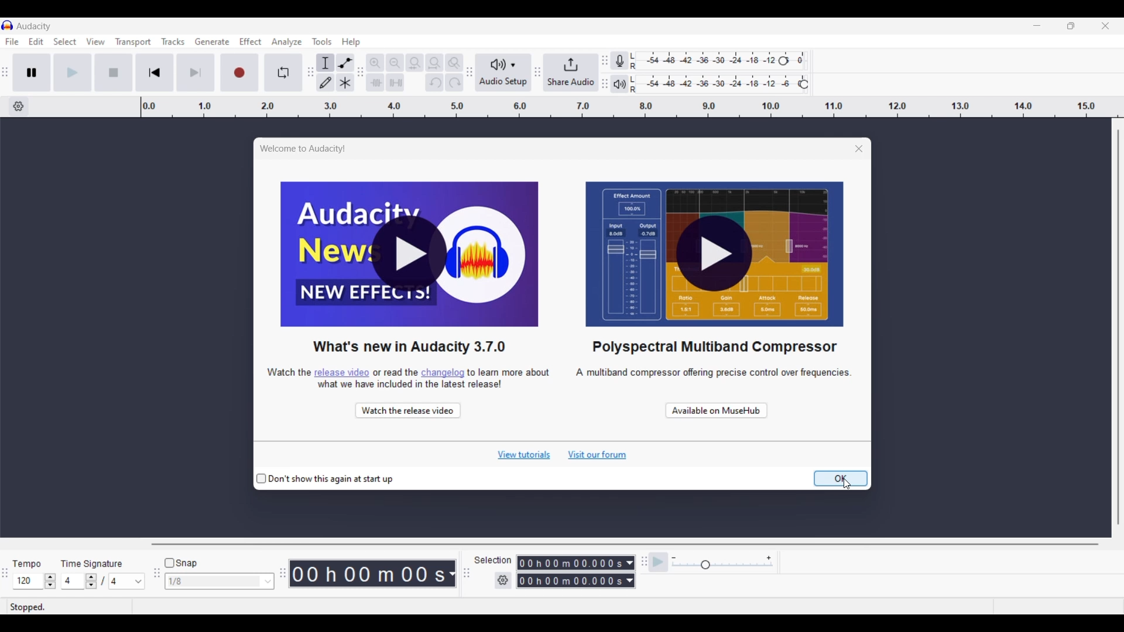 The width and height of the screenshot is (1124, 632). Describe the element at coordinates (722, 565) in the screenshot. I see `Slider to change playback speed` at that location.